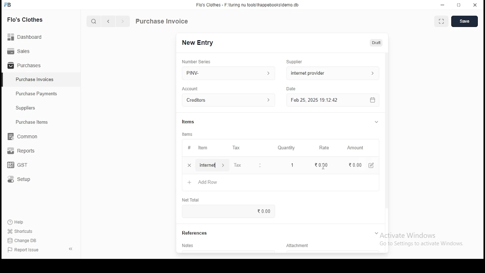 The width and height of the screenshot is (485, 273). Describe the element at coordinates (238, 166) in the screenshot. I see `tax` at that location.